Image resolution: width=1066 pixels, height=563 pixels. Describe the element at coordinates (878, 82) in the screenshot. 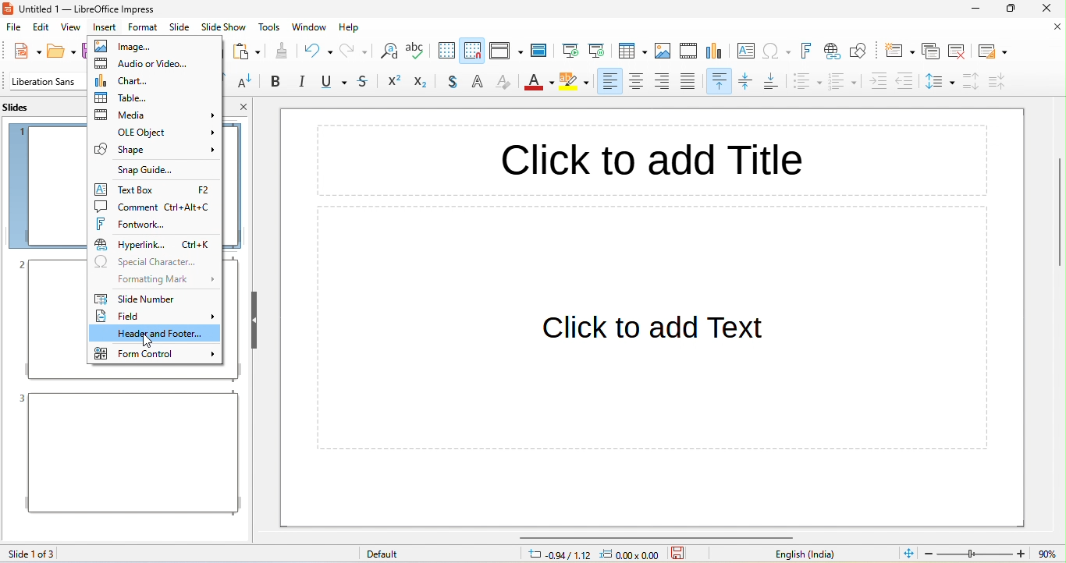

I see `increase indent` at that location.